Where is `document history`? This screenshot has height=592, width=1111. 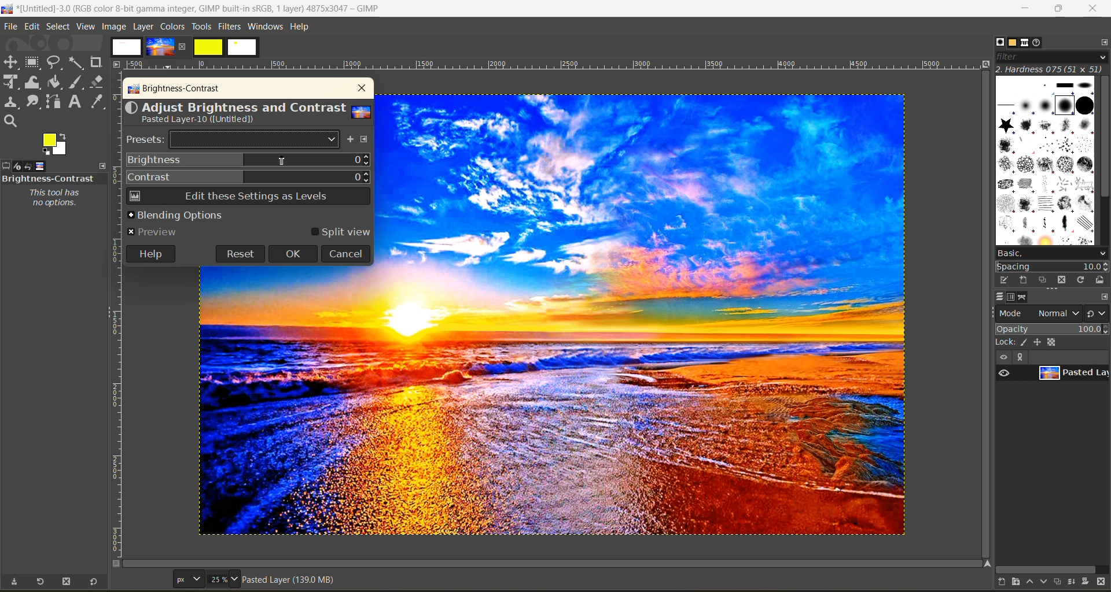 document history is located at coordinates (1039, 42).